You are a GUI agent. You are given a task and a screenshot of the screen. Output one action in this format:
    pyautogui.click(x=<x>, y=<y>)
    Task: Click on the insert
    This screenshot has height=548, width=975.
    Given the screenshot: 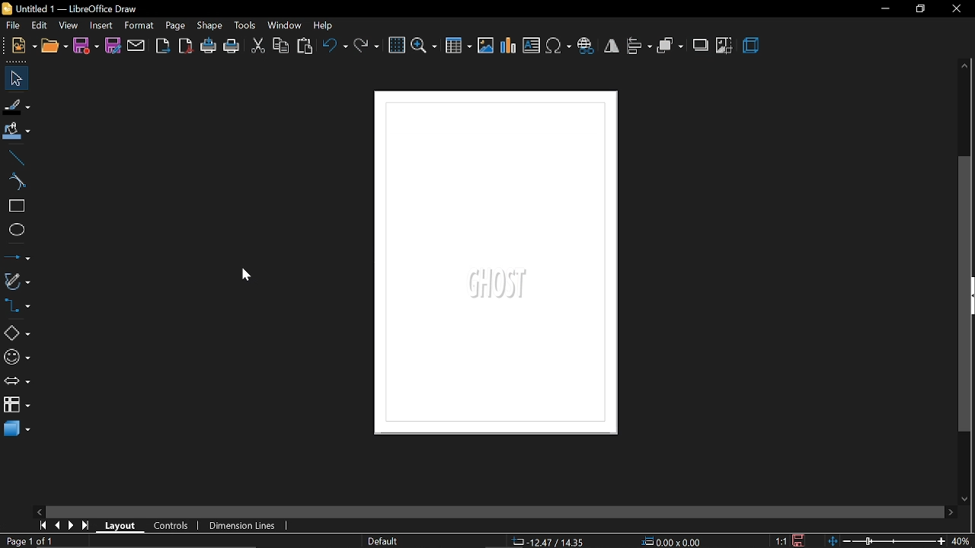 What is the action you would take?
    pyautogui.click(x=101, y=27)
    